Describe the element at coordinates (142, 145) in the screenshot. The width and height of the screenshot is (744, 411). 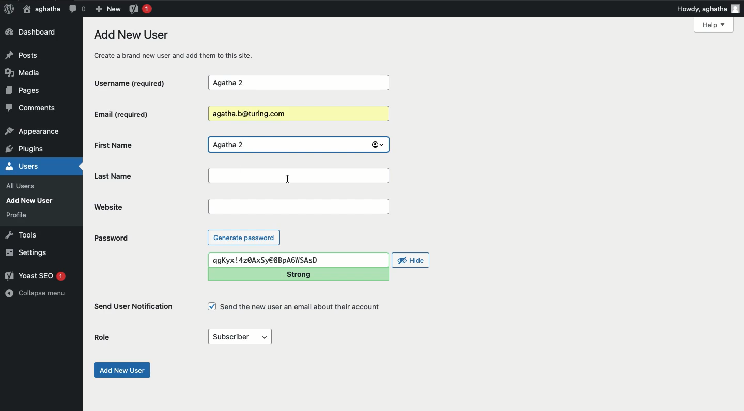
I see `First Name` at that location.